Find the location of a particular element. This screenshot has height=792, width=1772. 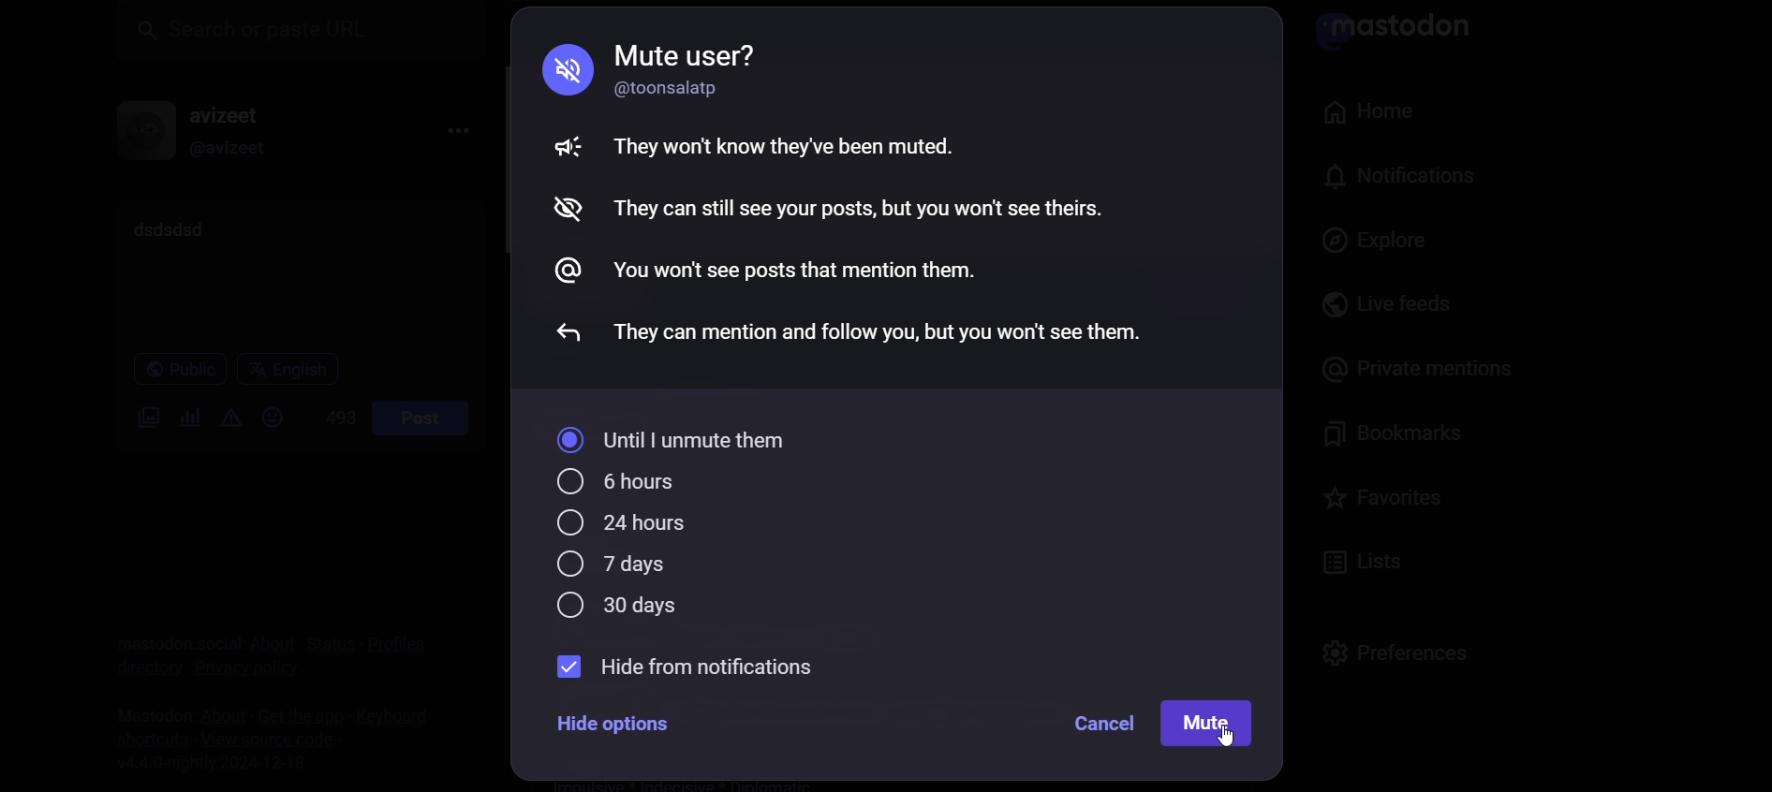

notification is located at coordinates (1388, 183).